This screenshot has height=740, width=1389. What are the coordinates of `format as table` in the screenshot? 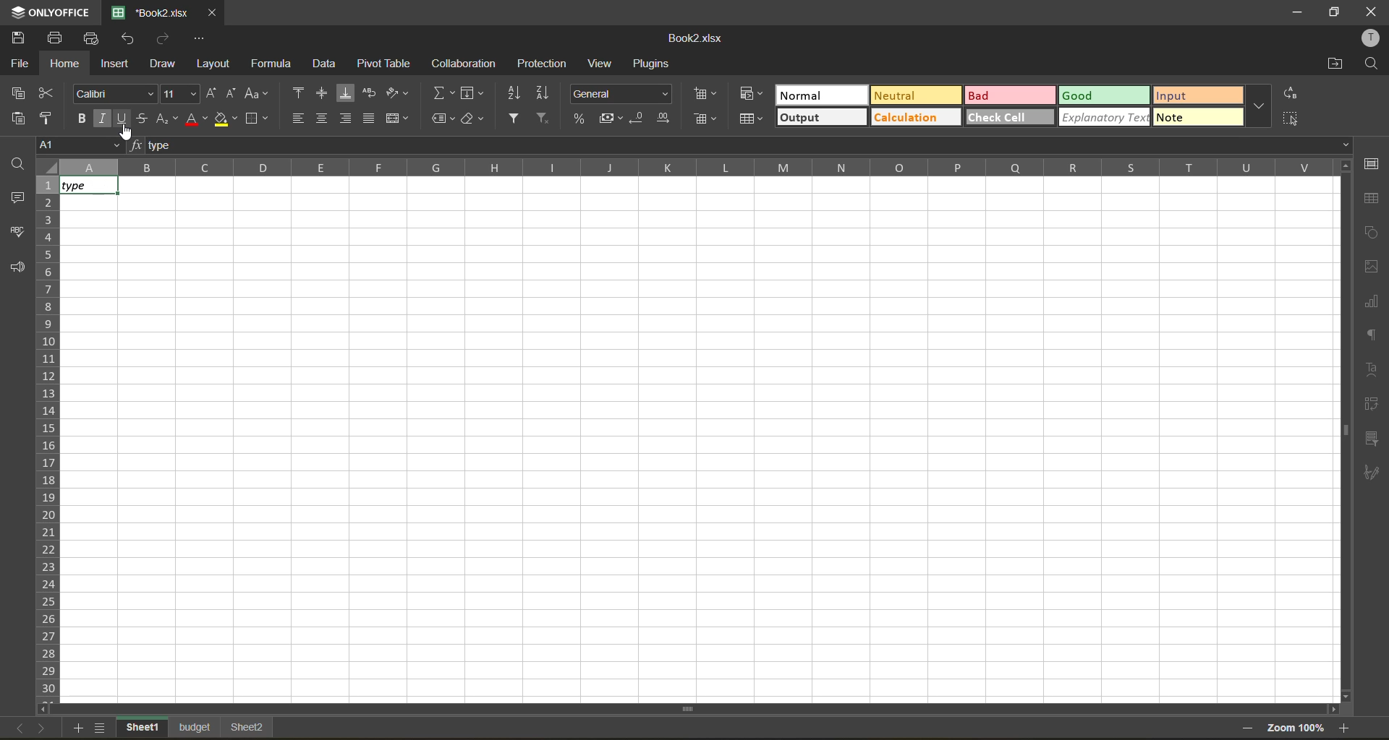 It's located at (752, 120).